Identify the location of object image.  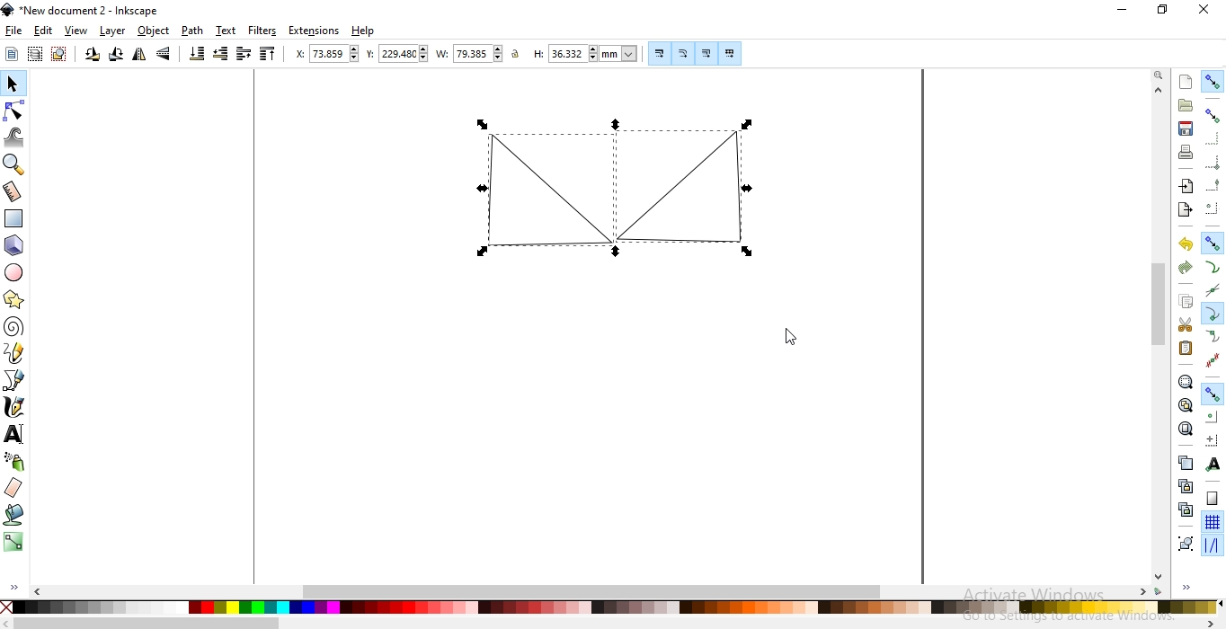
(689, 194).